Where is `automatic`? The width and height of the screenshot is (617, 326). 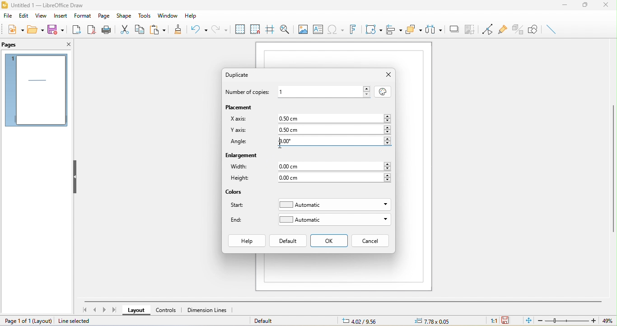 automatic is located at coordinates (334, 219).